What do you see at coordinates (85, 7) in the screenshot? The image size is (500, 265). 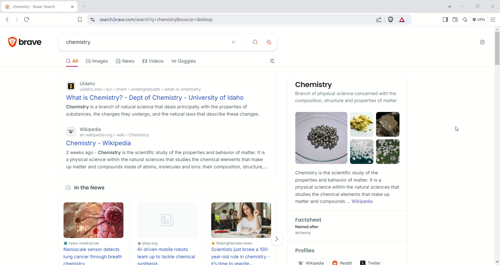 I see `new tab` at bounding box center [85, 7].